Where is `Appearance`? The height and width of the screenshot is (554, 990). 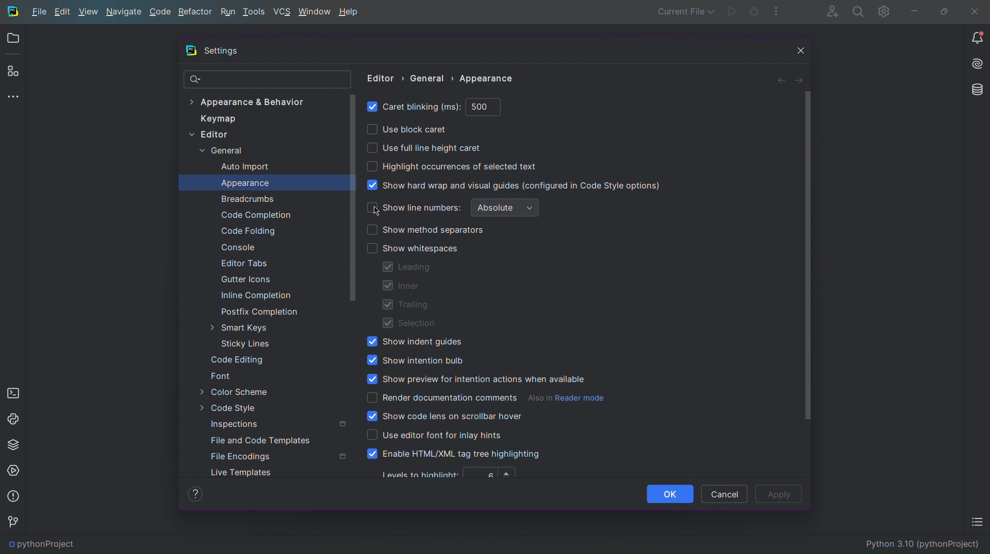
Appearance is located at coordinates (245, 183).